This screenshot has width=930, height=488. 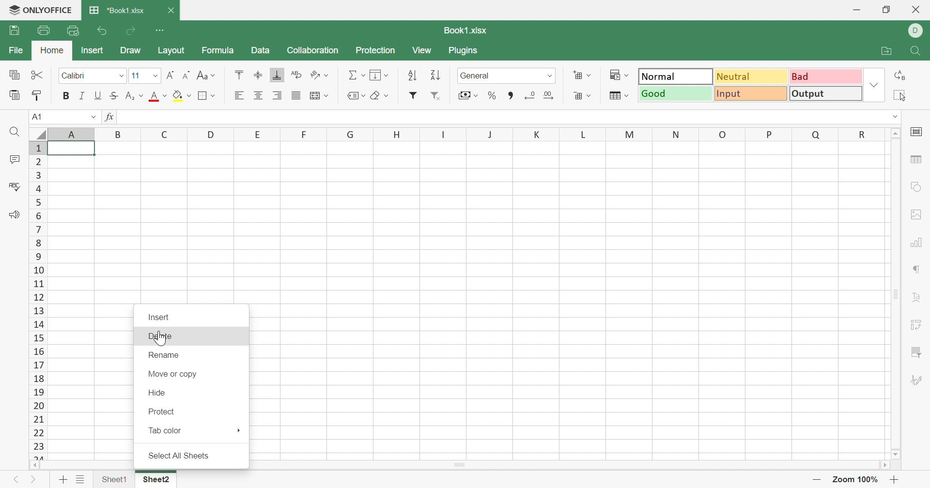 What do you see at coordinates (915, 352) in the screenshot?
I see `Slicer settings` at bounding box center [915, 352].